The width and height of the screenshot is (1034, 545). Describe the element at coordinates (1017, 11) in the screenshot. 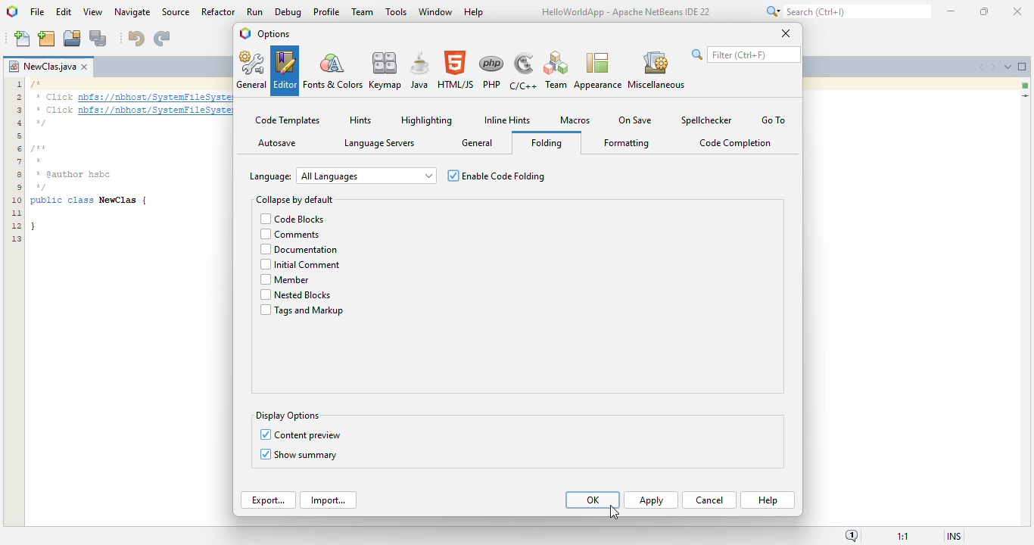

I see `close` at that location.